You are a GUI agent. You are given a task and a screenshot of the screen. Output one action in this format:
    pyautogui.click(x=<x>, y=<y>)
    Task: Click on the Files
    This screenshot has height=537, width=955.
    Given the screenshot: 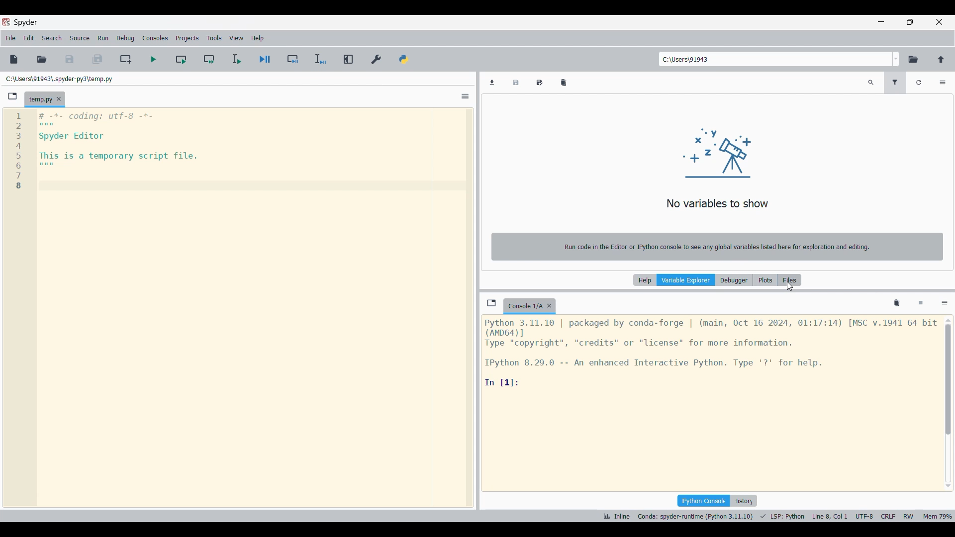 What is the action you would take?
    pyautogui.click(x=789, y=280)
    